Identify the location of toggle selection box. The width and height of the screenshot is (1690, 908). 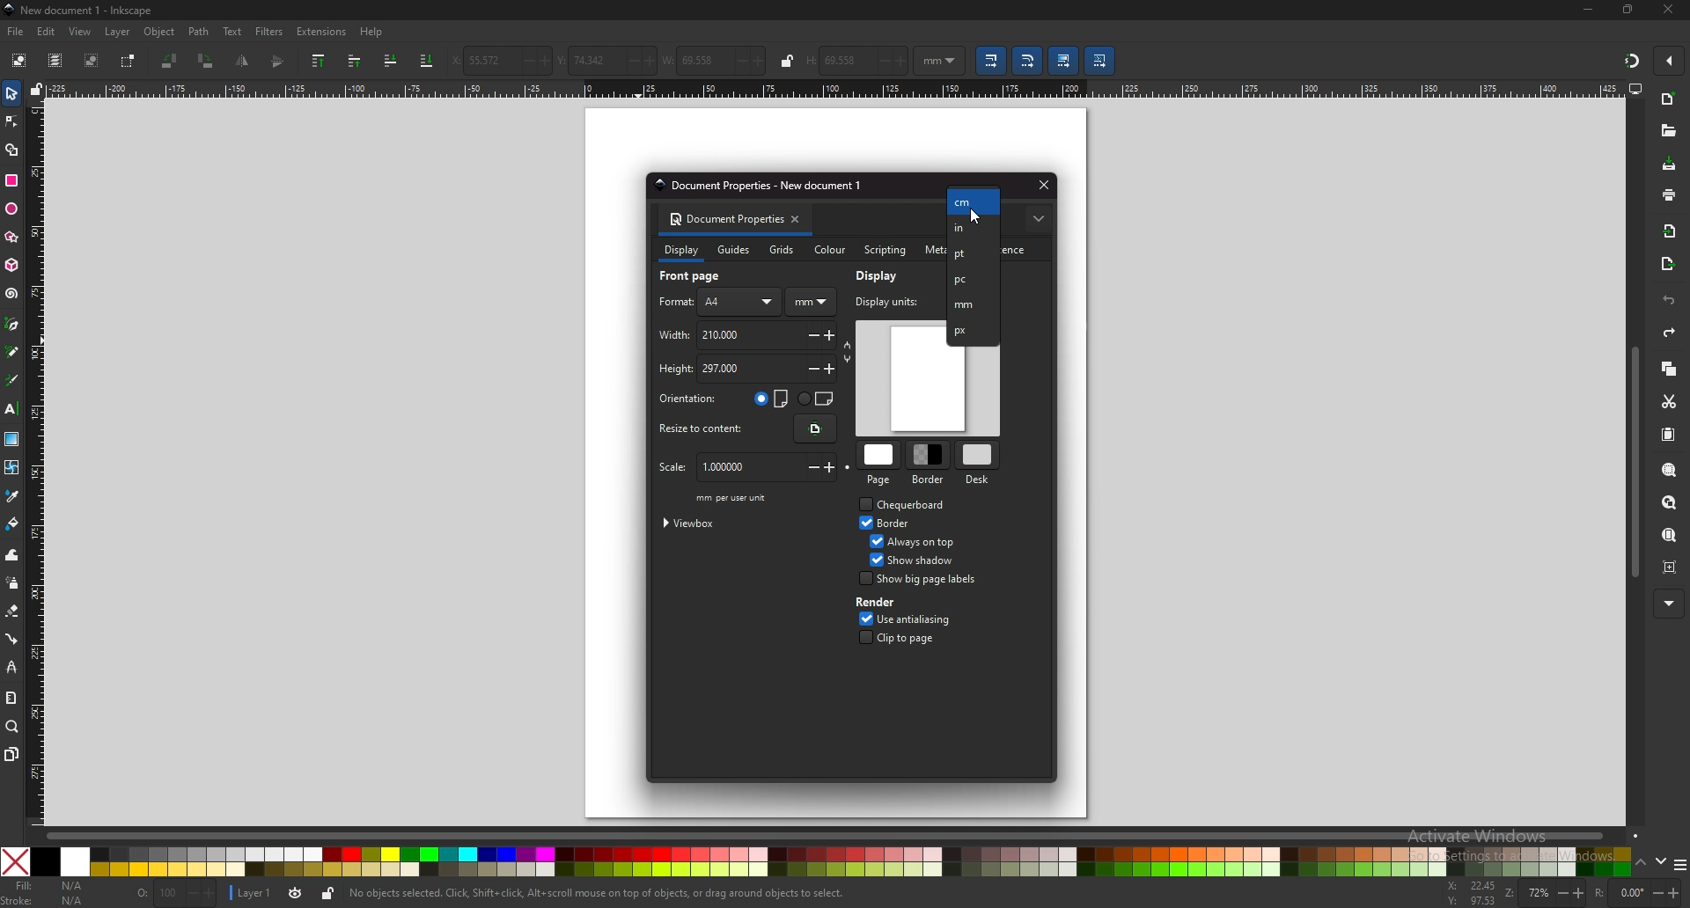
(129, 60).